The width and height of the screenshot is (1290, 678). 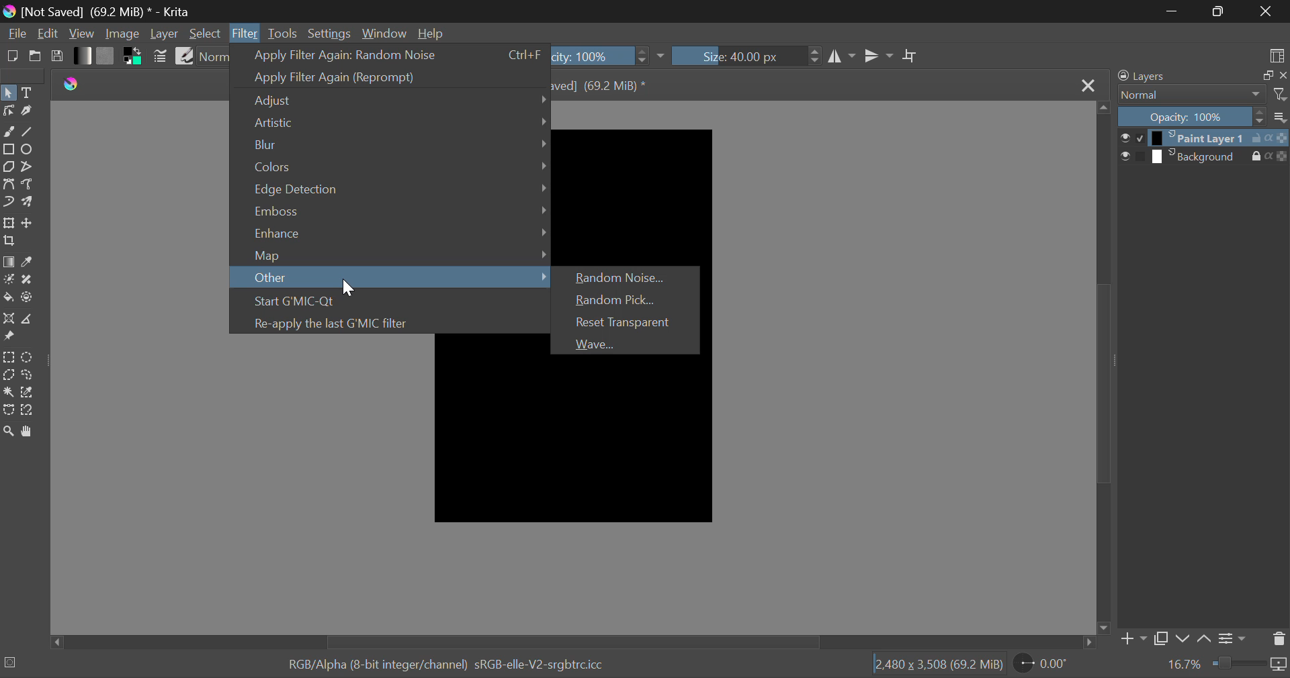 I want to click on Blur, so click(x=392, y=142).